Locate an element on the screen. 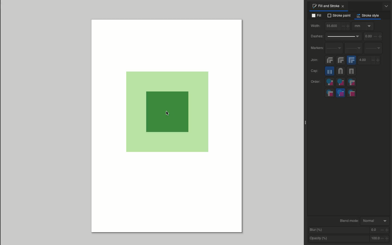 The width and height of the screenshot is (392, 245). Fill, stroke, markers is located at coordinates (330, 82).